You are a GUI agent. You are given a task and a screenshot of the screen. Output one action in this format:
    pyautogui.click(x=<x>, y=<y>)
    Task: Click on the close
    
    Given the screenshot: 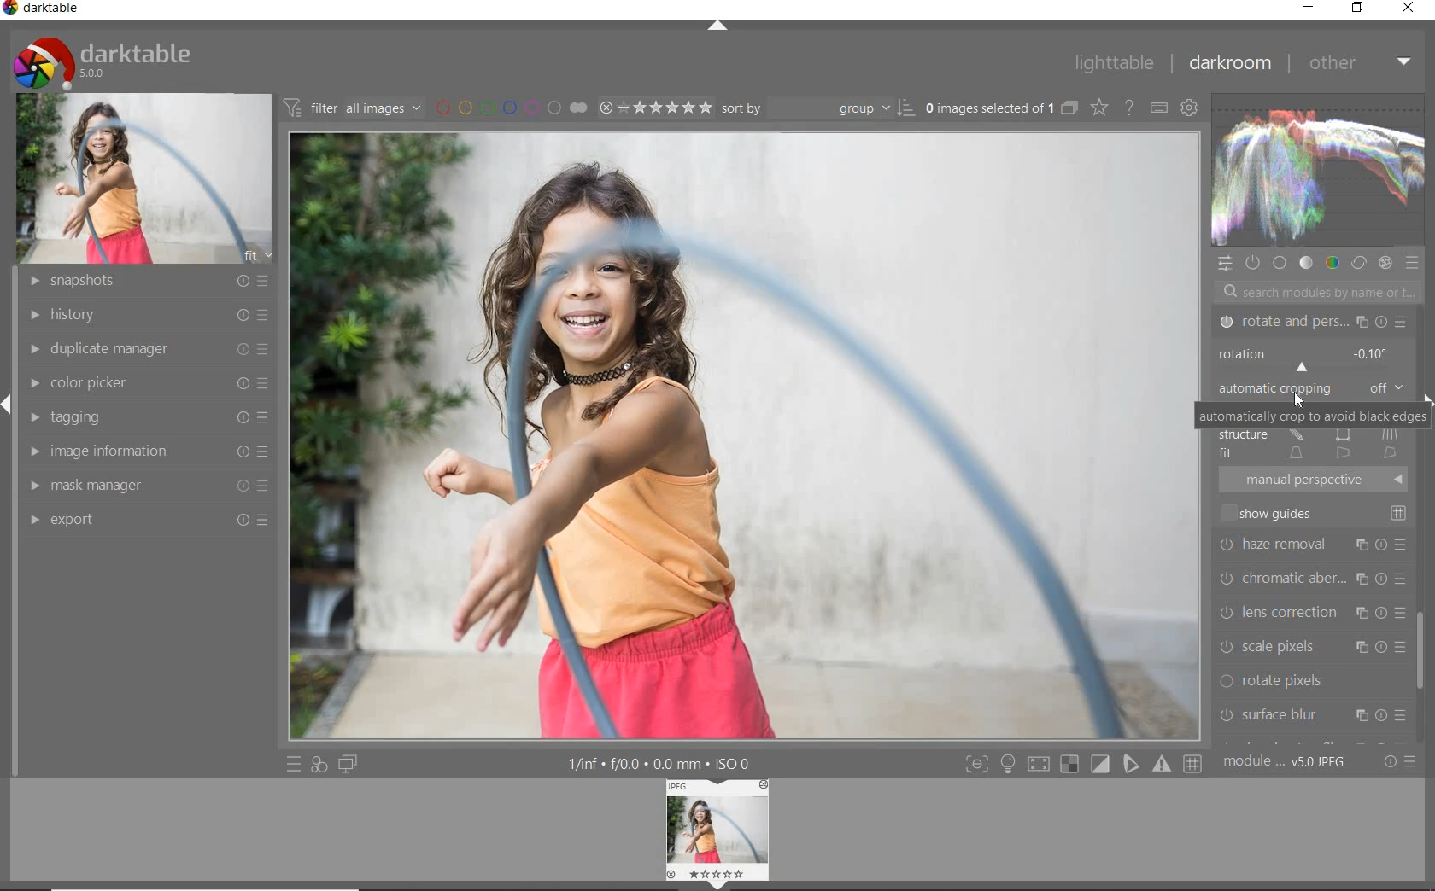 What is the action you would take?
    pyautogui.click(x=1409, y=8)
    